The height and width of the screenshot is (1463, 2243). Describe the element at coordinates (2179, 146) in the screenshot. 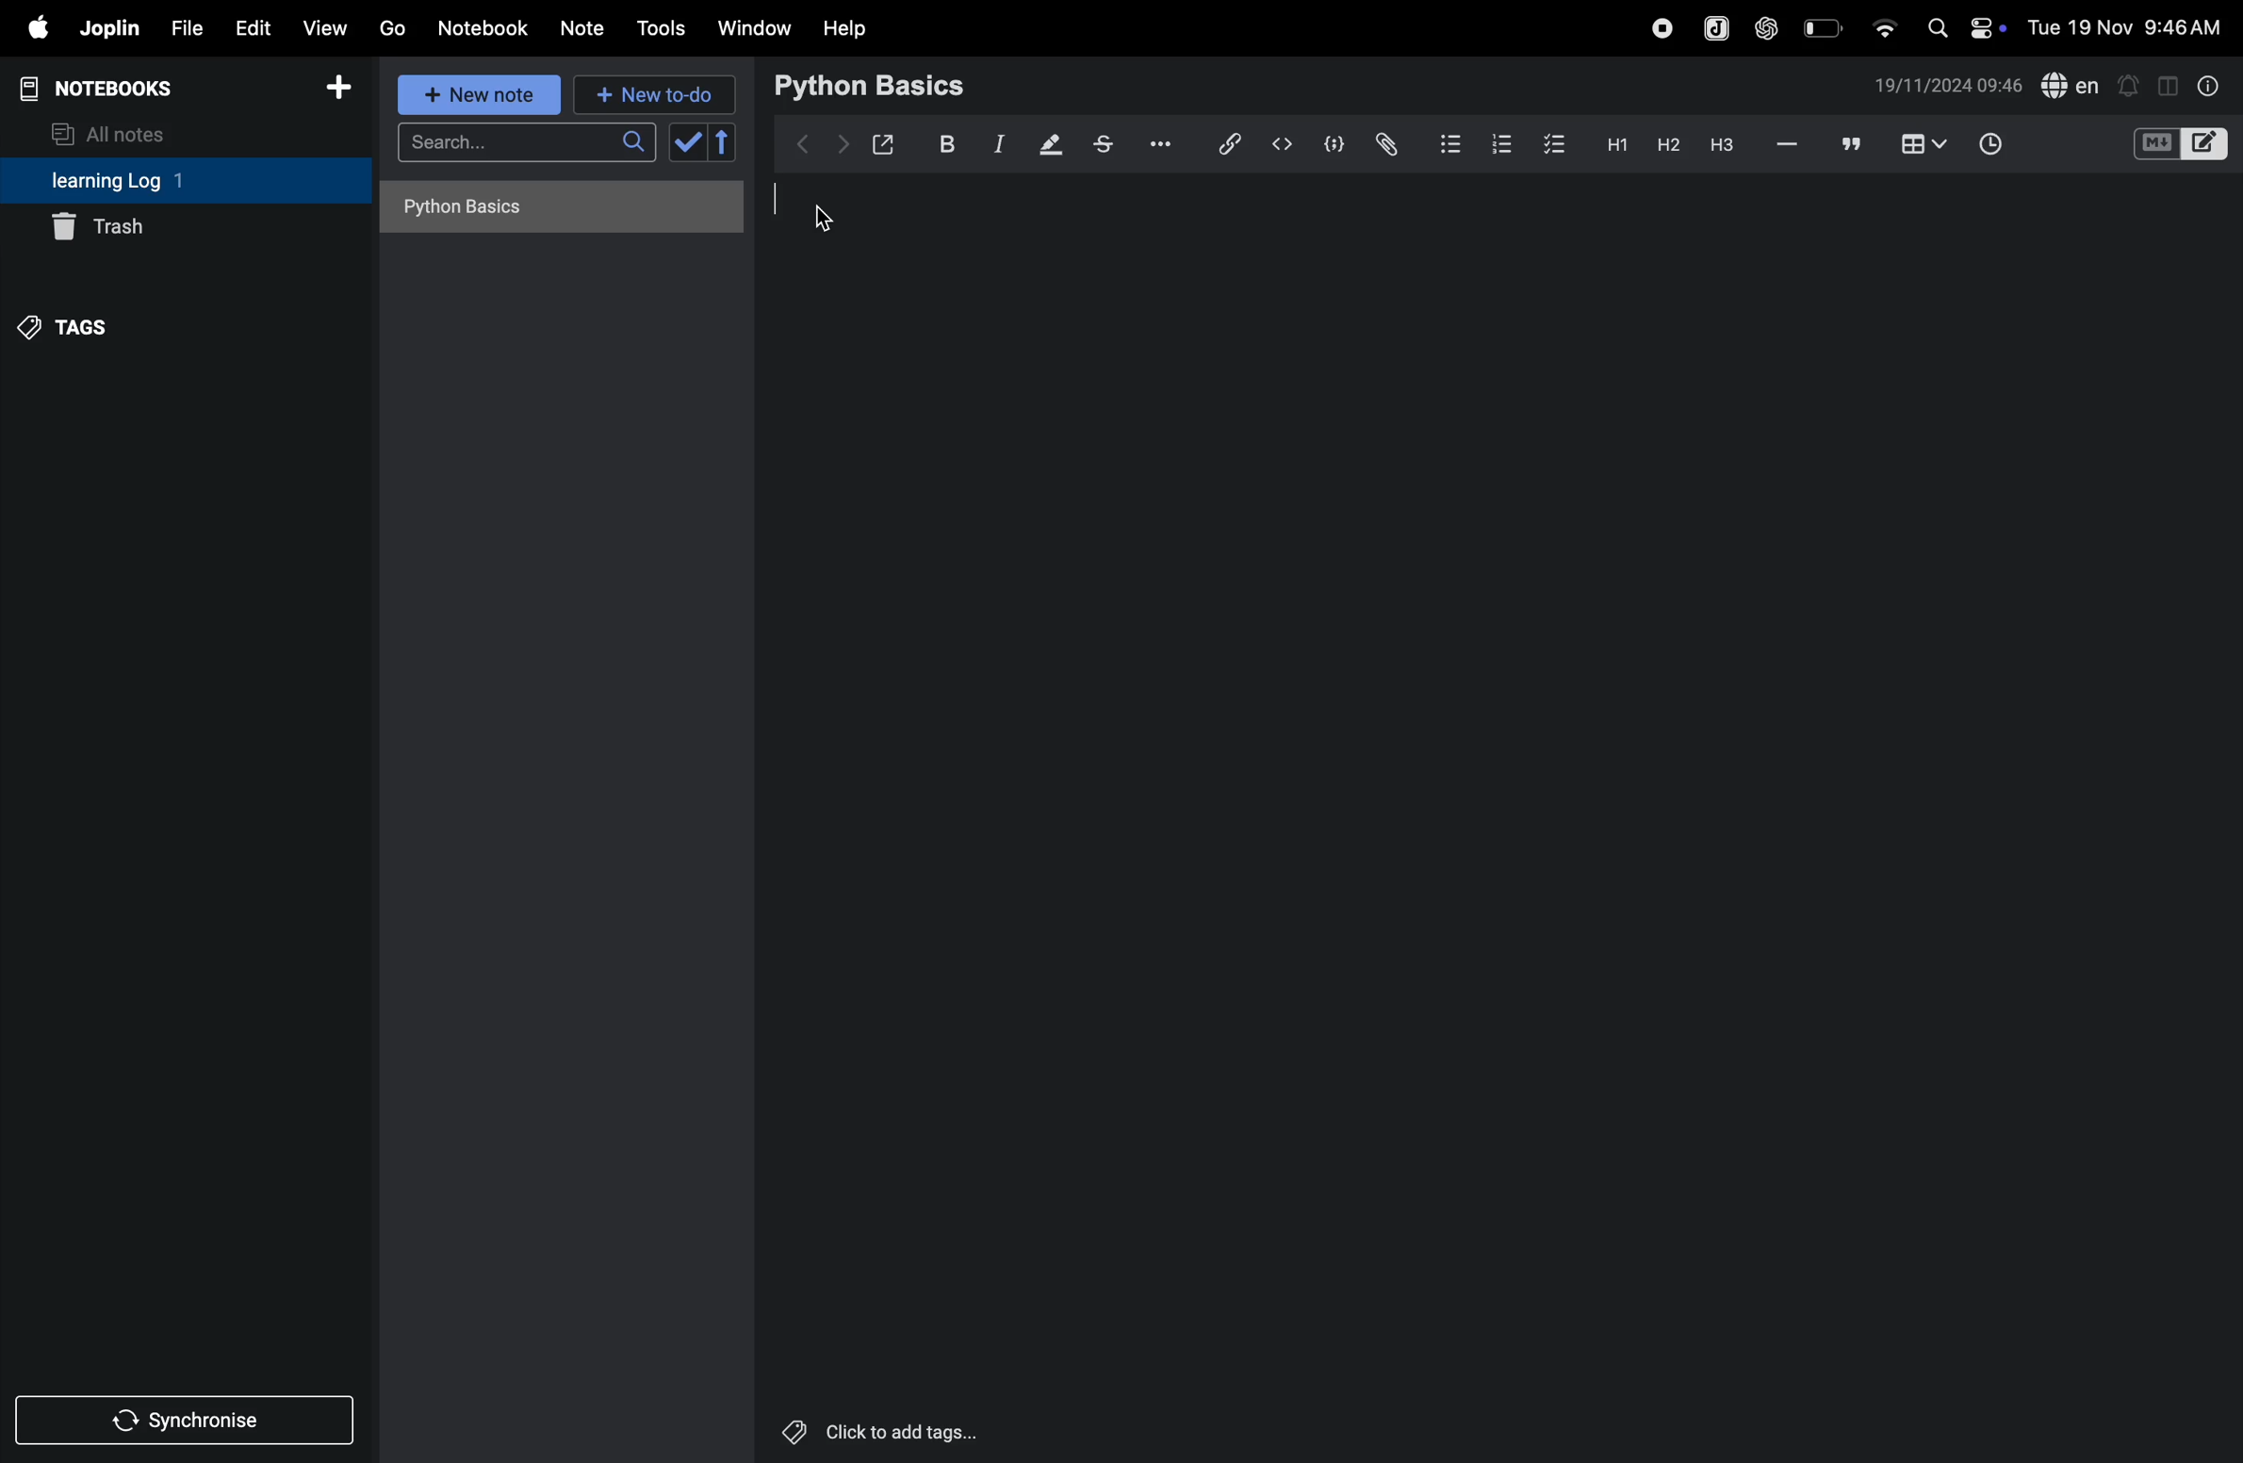

I see `code block` at that location.